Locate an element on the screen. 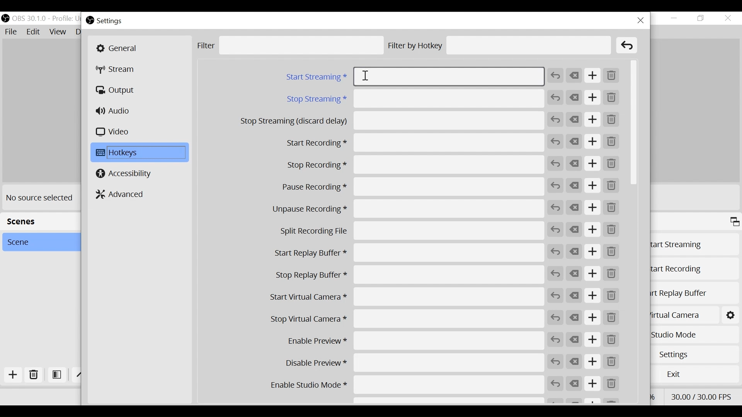 The width and height of the screenshot is (742, 417). OBS Studio Desktop Icon is located at coordinates (6, 18).